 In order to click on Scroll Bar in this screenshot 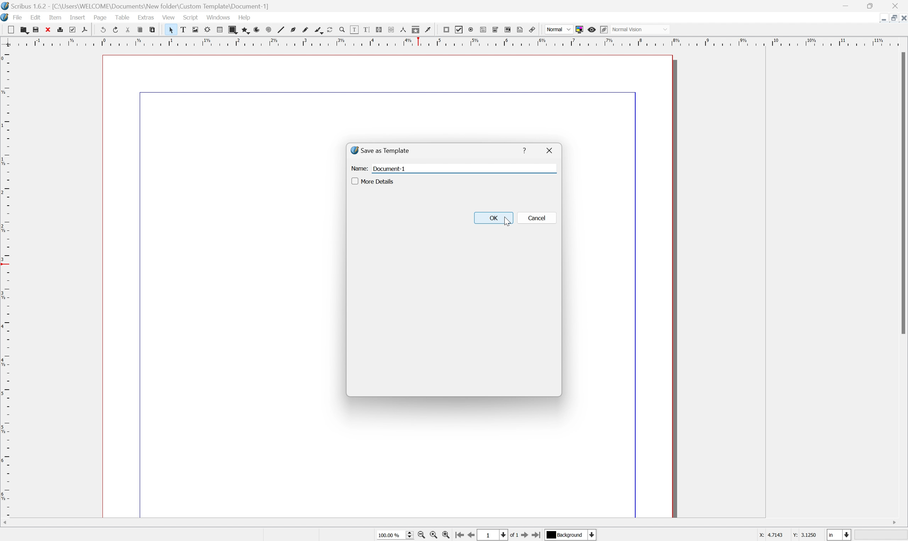, I will do `click(902, 192)`.